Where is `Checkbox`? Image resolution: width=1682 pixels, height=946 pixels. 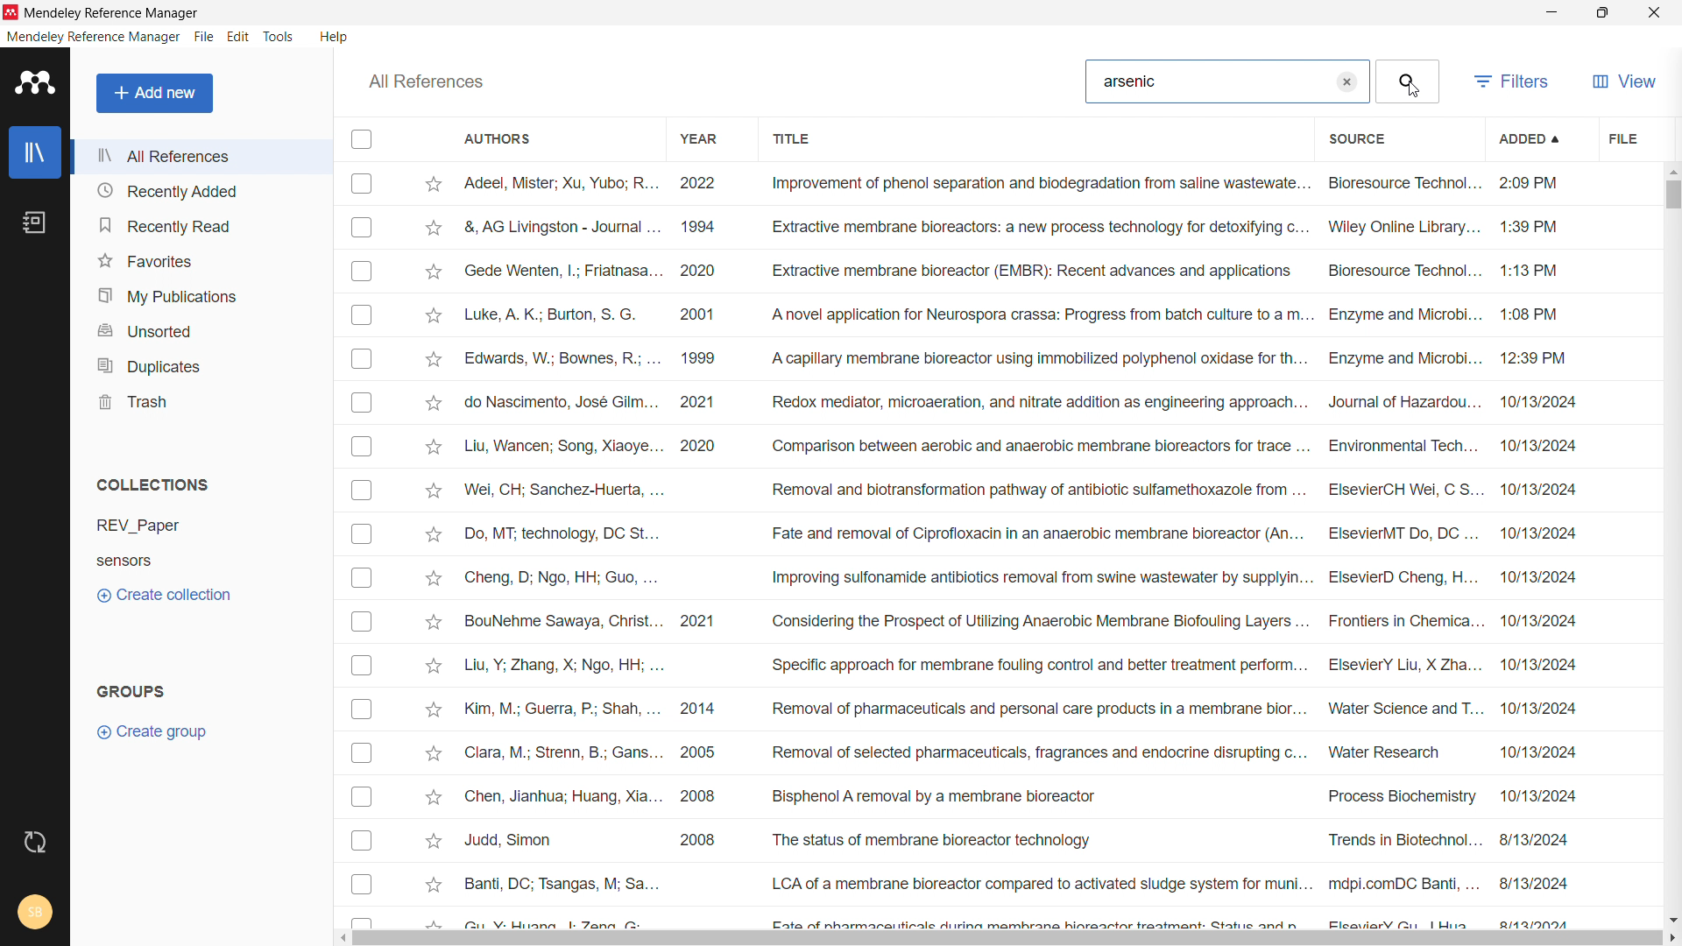 Checkbox is located at coordinates (363, 314).